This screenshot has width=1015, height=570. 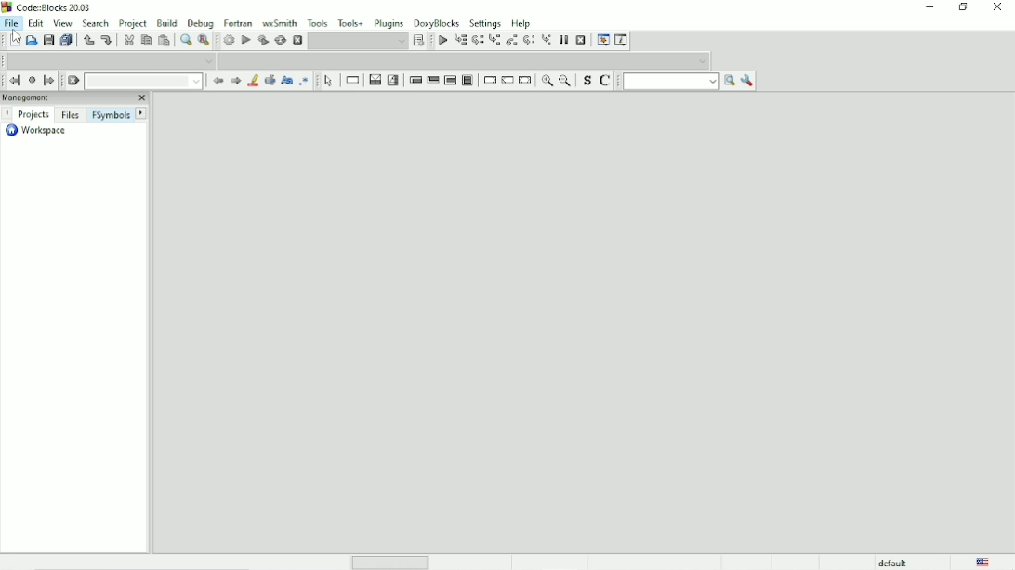 What do you see at coordinates (460, 41) in the screenshot?
I see `Run to cursor` at bounding box center [460, 41].